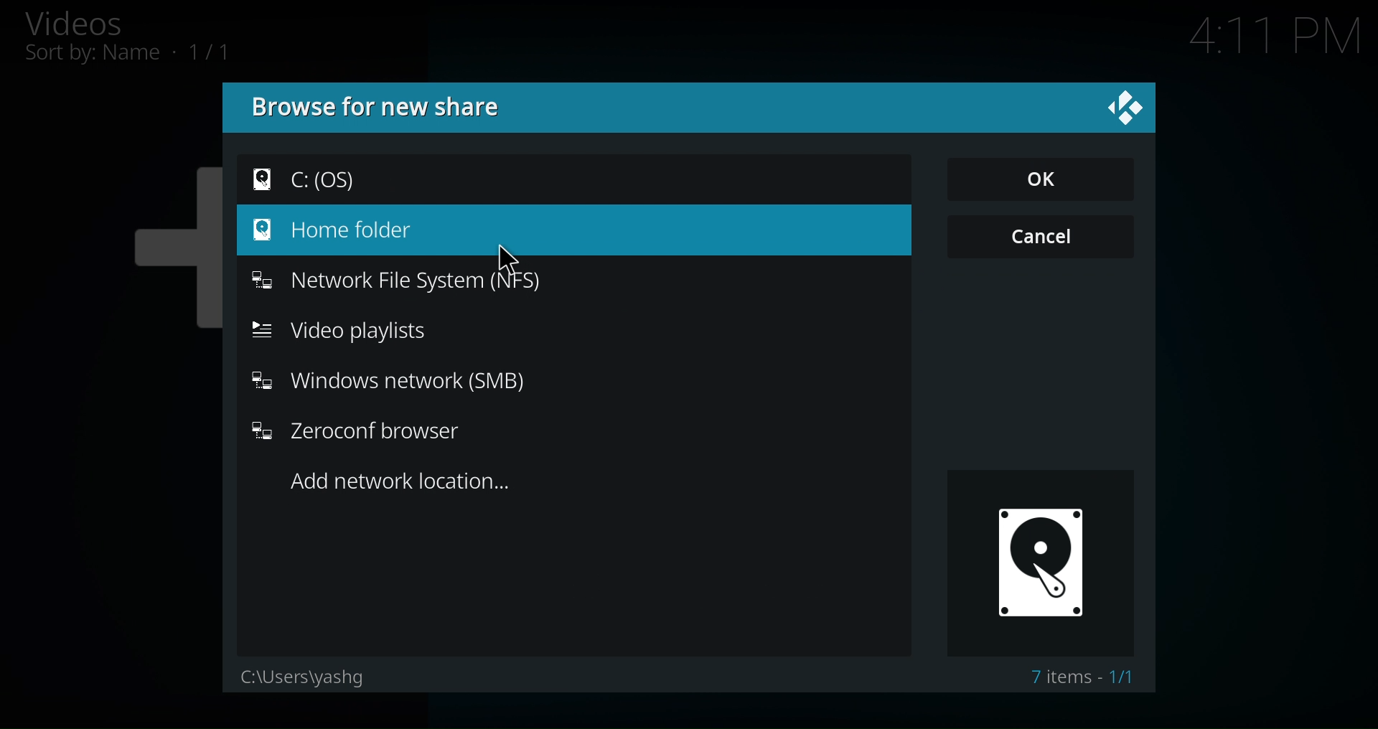 This screenshot has width=1378, height=729. I want to click on C: (OS), so click(309, 177).